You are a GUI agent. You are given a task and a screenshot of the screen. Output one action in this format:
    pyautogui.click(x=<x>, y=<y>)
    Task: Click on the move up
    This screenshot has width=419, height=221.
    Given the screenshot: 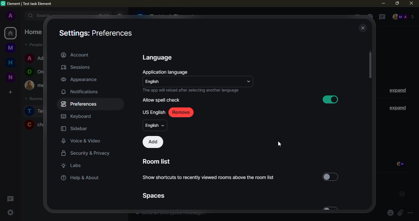 What is the action you would take?
    pyautogui.click(x=370, y=51)
    